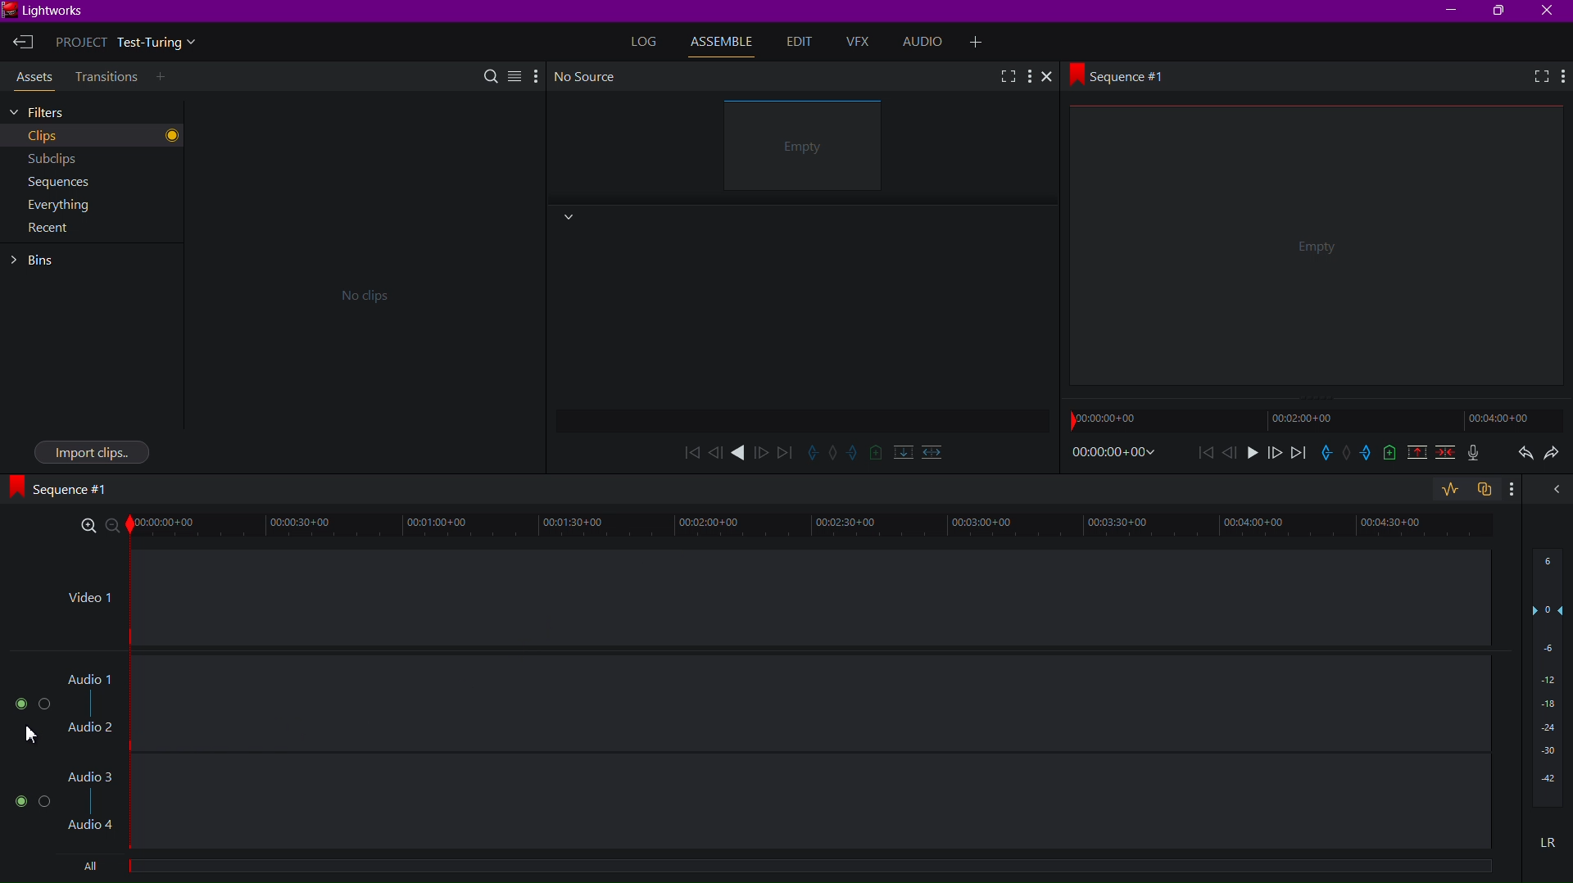 The width and height of the screenshot is (1573, 883). I want to click on Timestamp, so click(1114, 453).